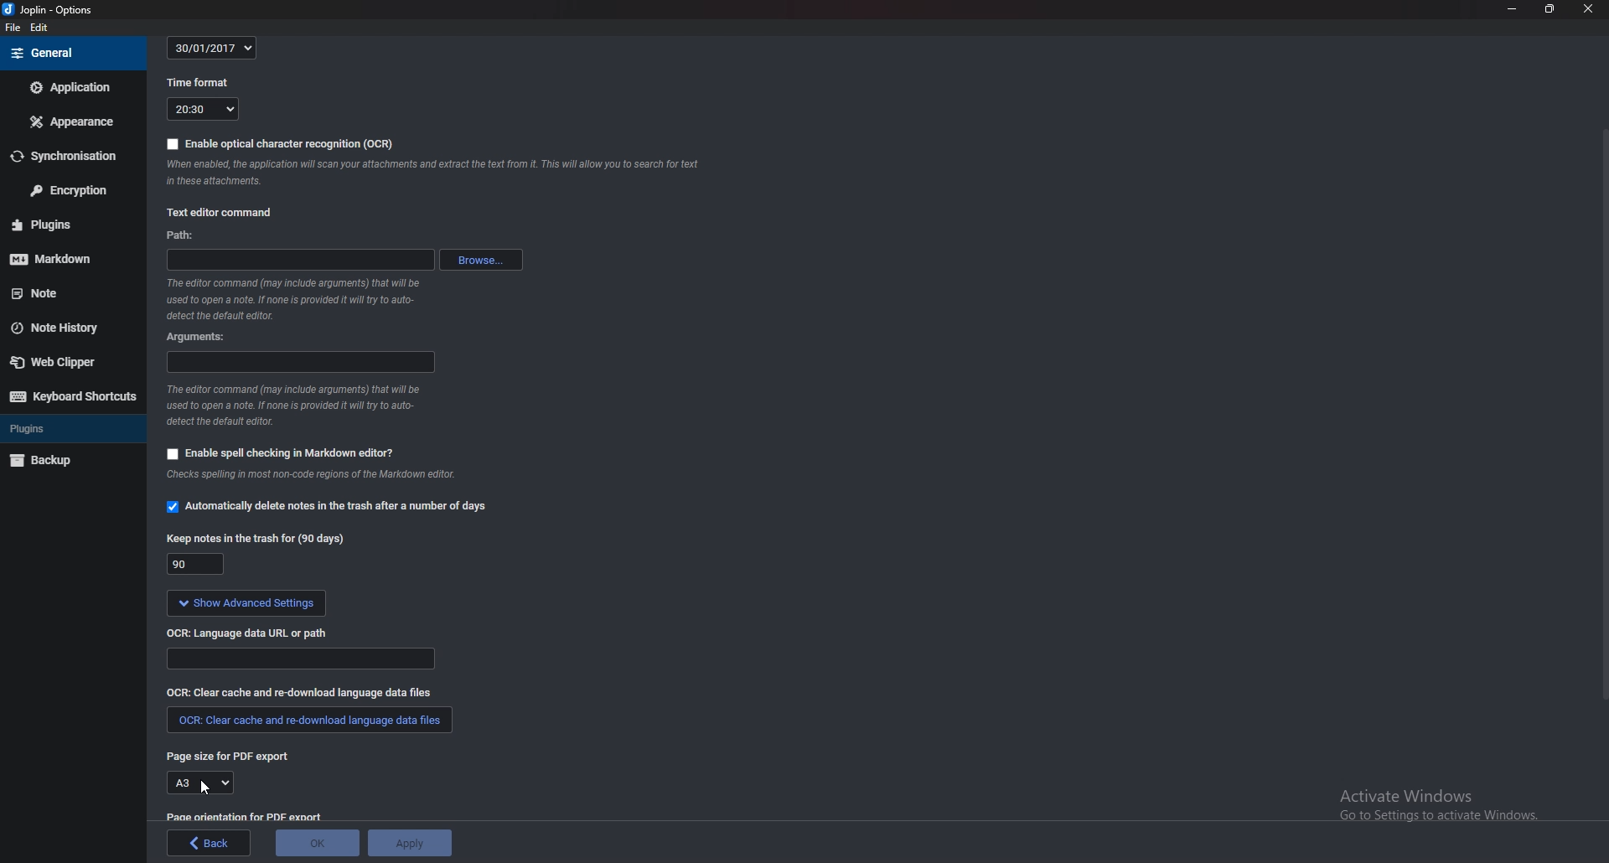  I want to click on info, so click(349, 479).